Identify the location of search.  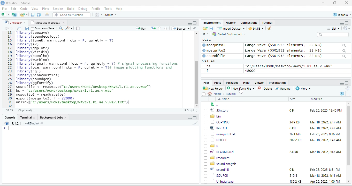
(61, 28).